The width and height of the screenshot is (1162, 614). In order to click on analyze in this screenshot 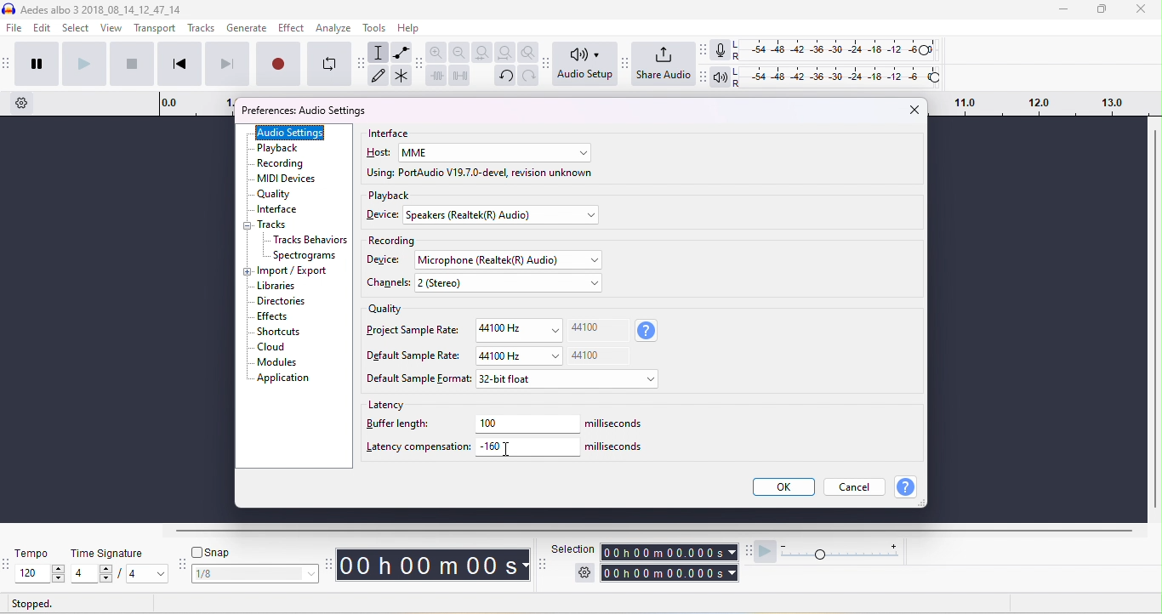, I will do `click(333, 27)`.